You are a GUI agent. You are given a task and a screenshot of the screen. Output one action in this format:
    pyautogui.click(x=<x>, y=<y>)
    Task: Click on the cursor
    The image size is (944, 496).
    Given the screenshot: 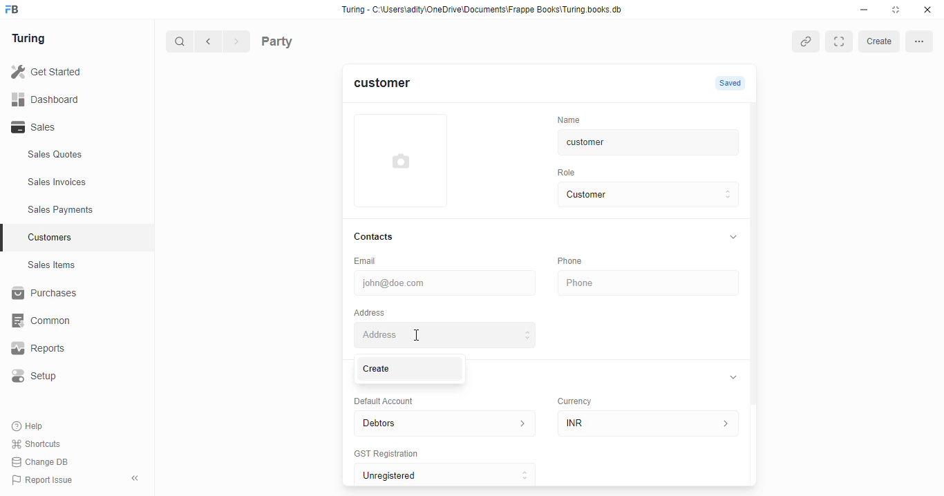 What is the action you would take?
    pyautogui.click(x=419, y=337)
    